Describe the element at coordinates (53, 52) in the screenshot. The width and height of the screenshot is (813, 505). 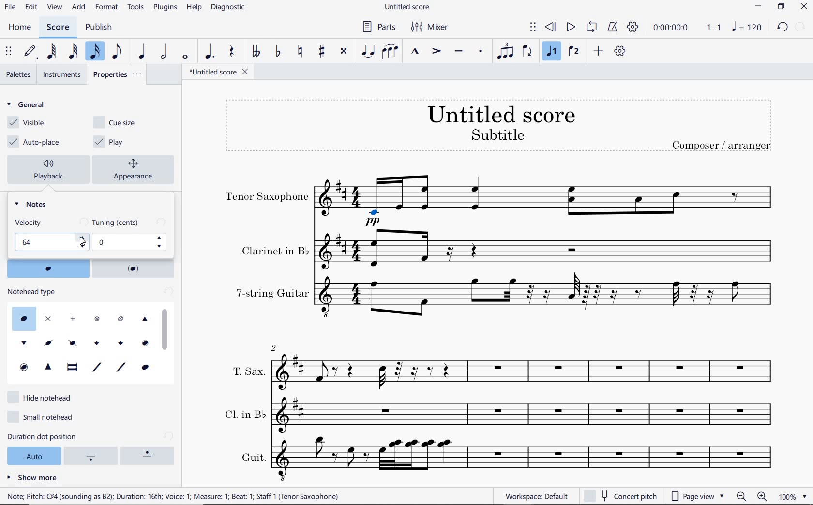
I see `64TH NOTE` at that location.